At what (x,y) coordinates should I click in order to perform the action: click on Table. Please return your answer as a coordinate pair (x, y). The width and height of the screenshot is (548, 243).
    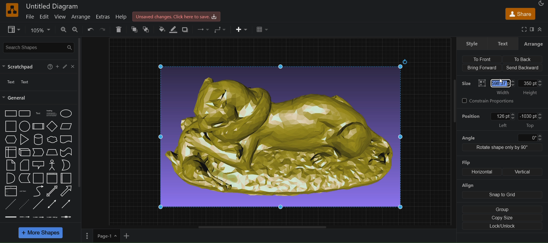
    Looking at the image, I should click on (261, 30).